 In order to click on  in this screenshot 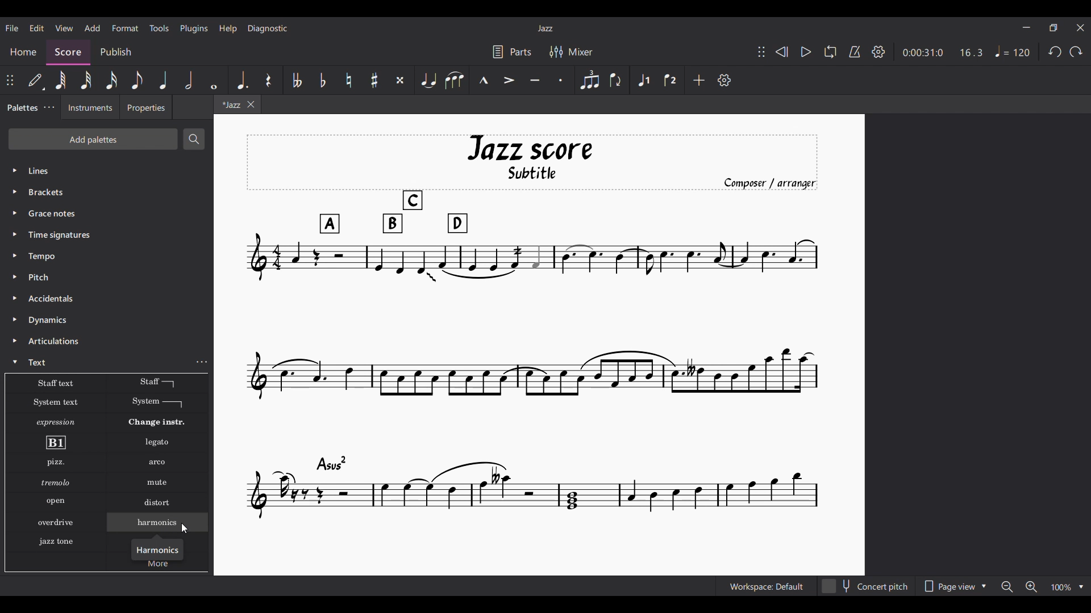, I will do `click(55, 482)`.